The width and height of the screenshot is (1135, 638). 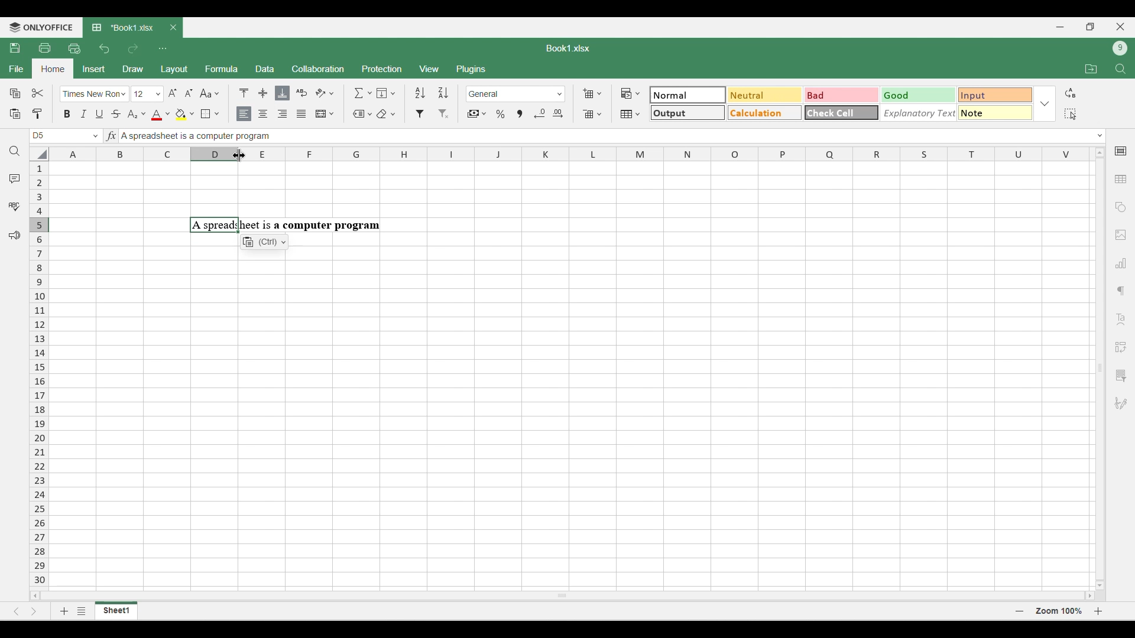 What do you see at coordinates (52, 69) in the screenshot?
I see `Home menu, highlighted` at bounding box center [52, 69].